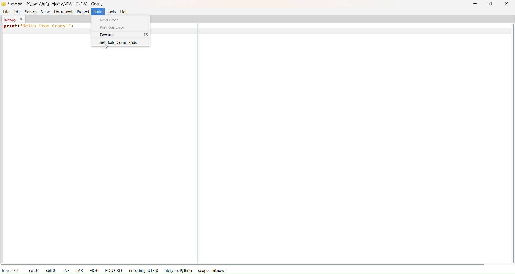 The image size is (515, 274). What do you see at coordinates (56, 4) in the screenshot?
I see `title` at bounding box center [56, 4].